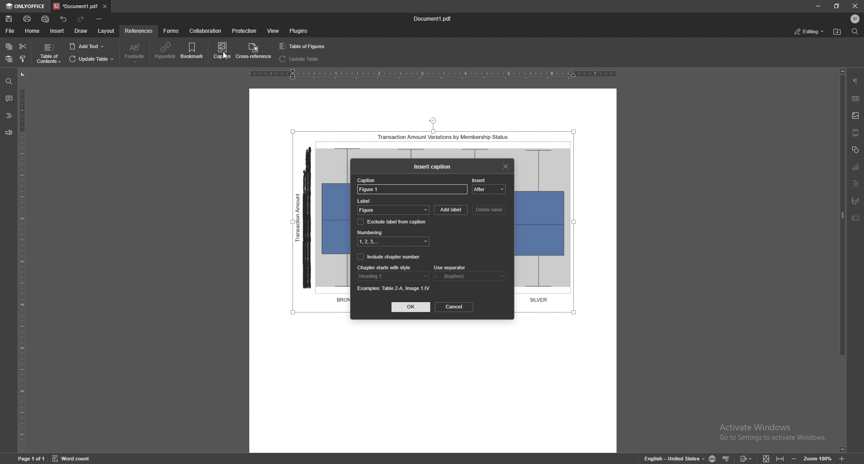 Image resolution: width=864 pixels, height=464 pixels. I want to click on locate file, so click(837, 32).